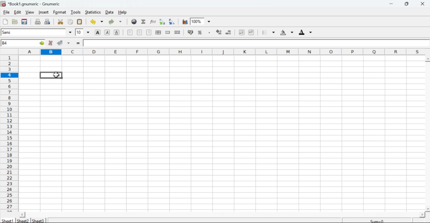 The image size is (430, 223). I want to click on Split cells , so click(178, 32).